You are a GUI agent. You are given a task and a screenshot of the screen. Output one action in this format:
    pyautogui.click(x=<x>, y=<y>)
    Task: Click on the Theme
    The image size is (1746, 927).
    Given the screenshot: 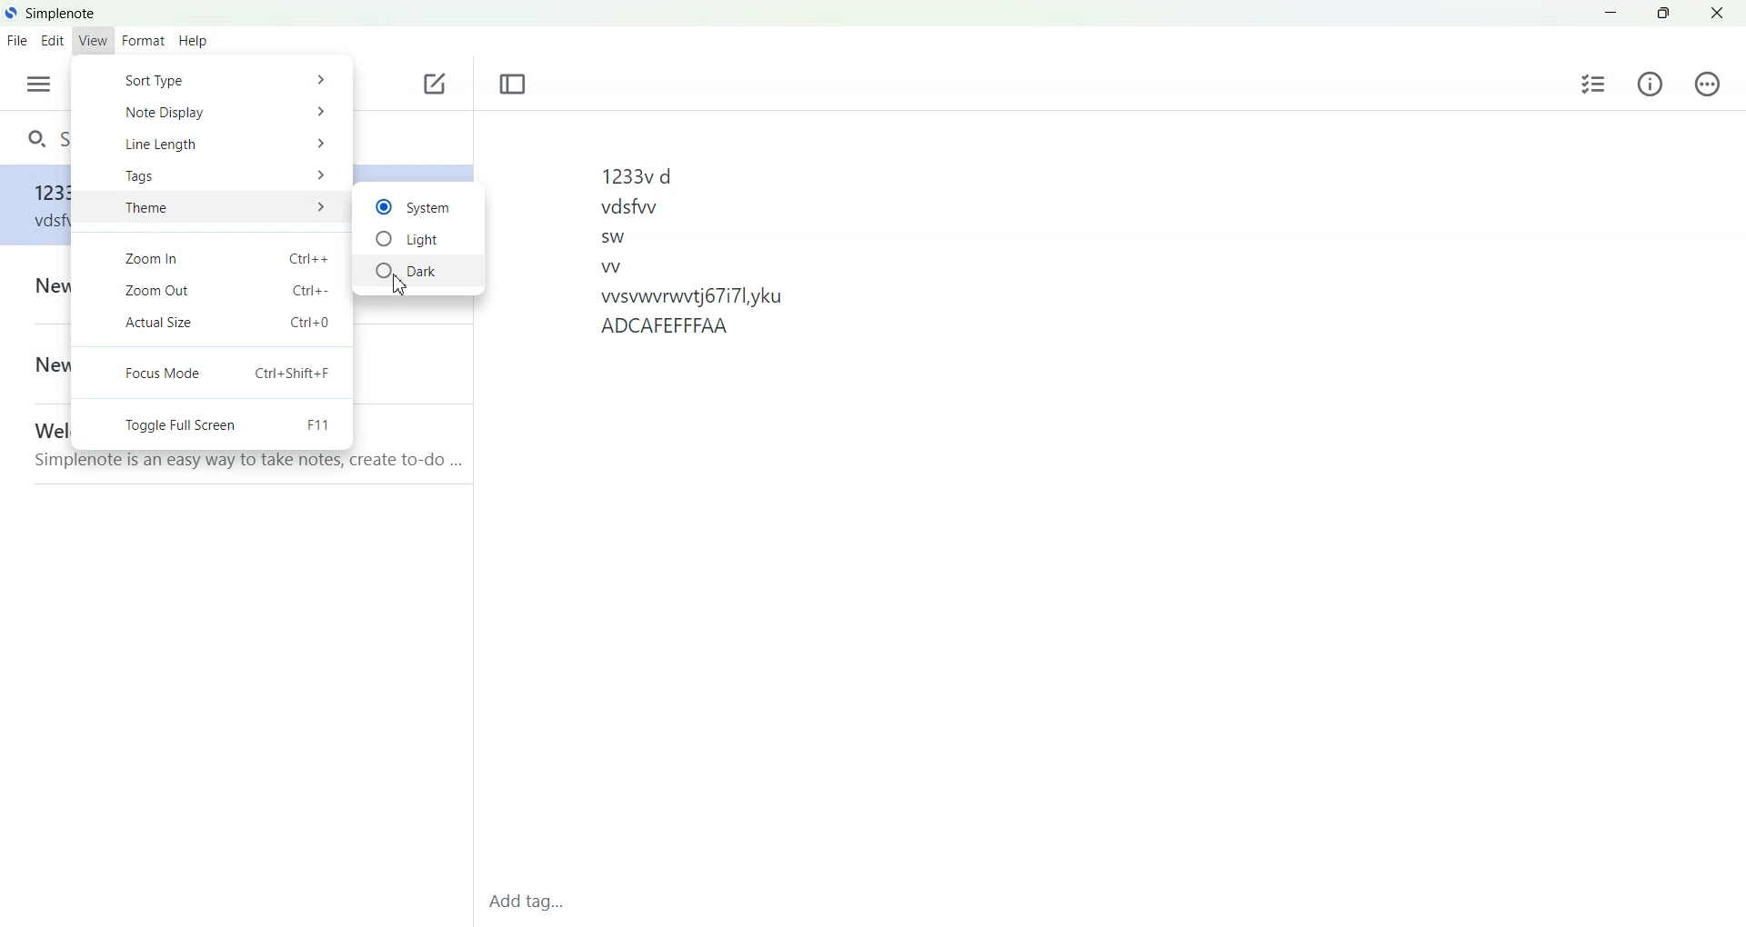 What is the action you would take?
    pyautogui.click(x=211, y=209)
    